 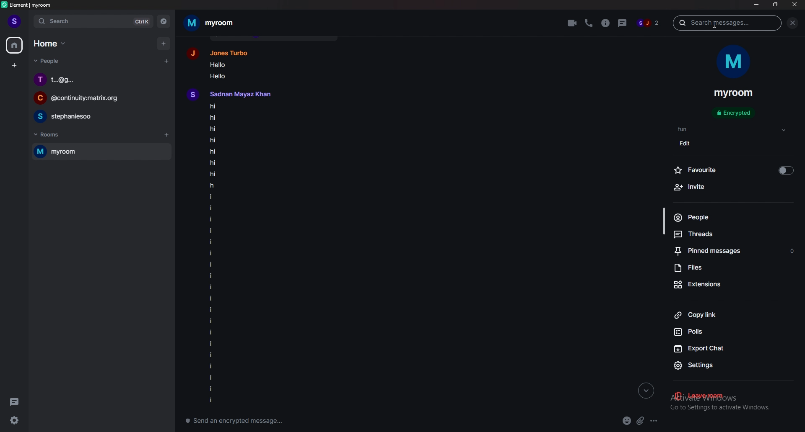 What do you see at coordinates (212, 23) in the screenshot?
I see `room name` at bounding box center [212, 23].